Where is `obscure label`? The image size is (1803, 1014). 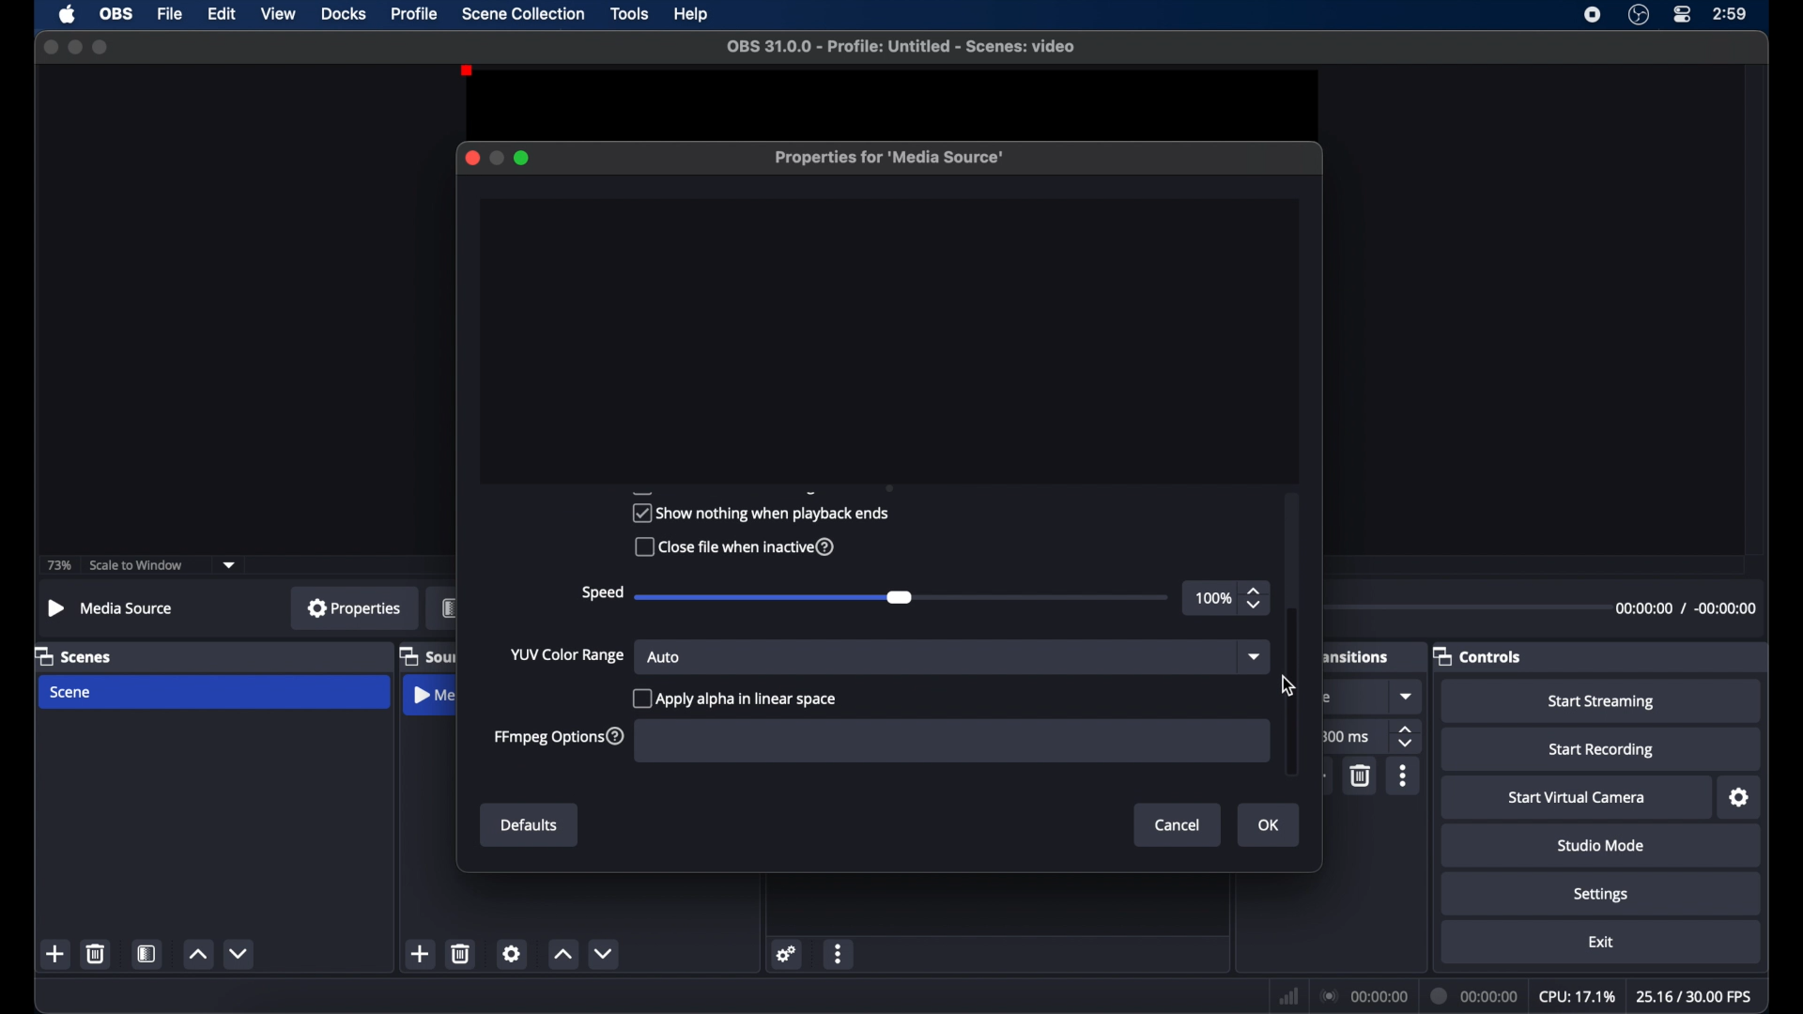 obscure label is located at coordinates (426, 655).